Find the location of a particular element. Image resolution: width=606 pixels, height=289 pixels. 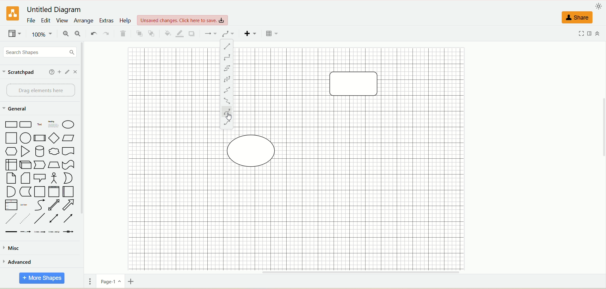

add is located at coordinates (58, 71).